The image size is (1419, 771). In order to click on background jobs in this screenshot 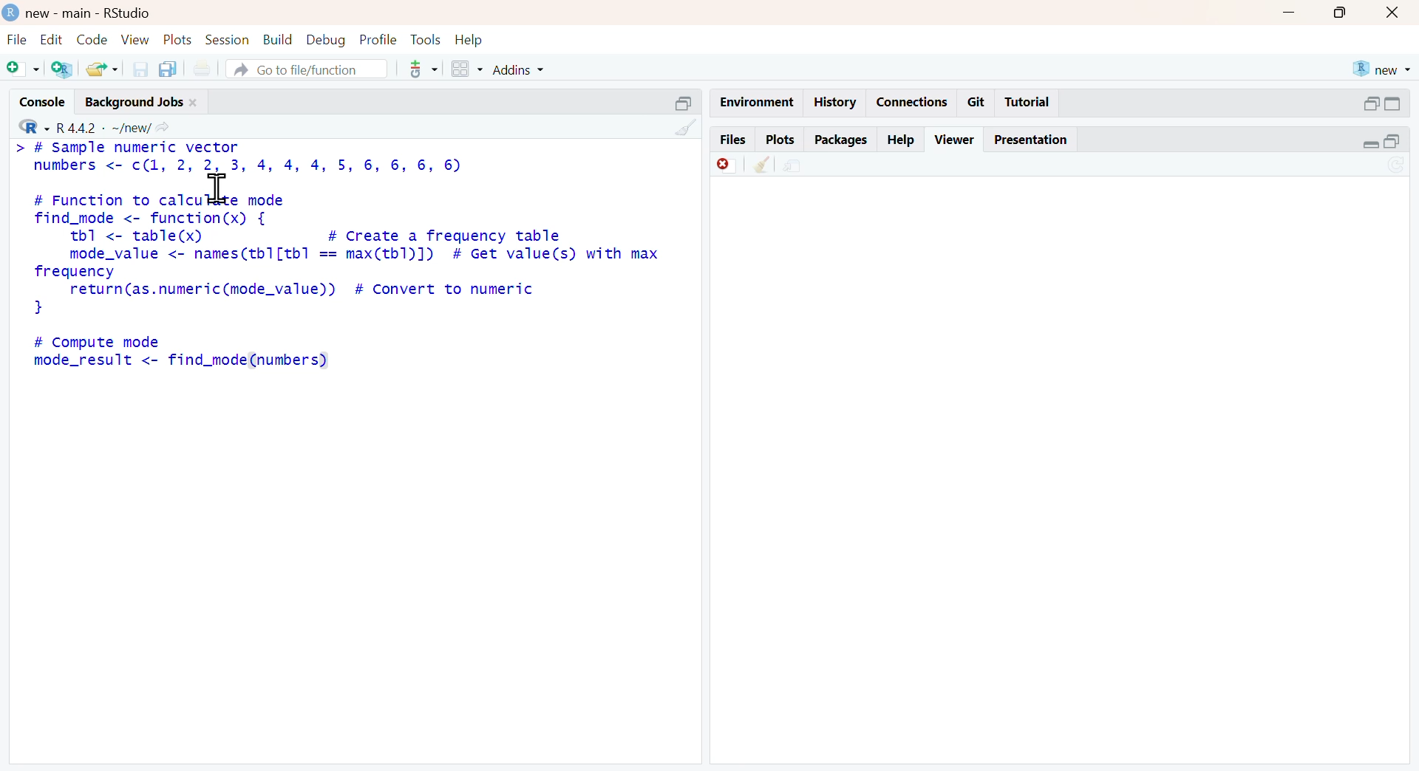, I will do `click(135, 103)`.